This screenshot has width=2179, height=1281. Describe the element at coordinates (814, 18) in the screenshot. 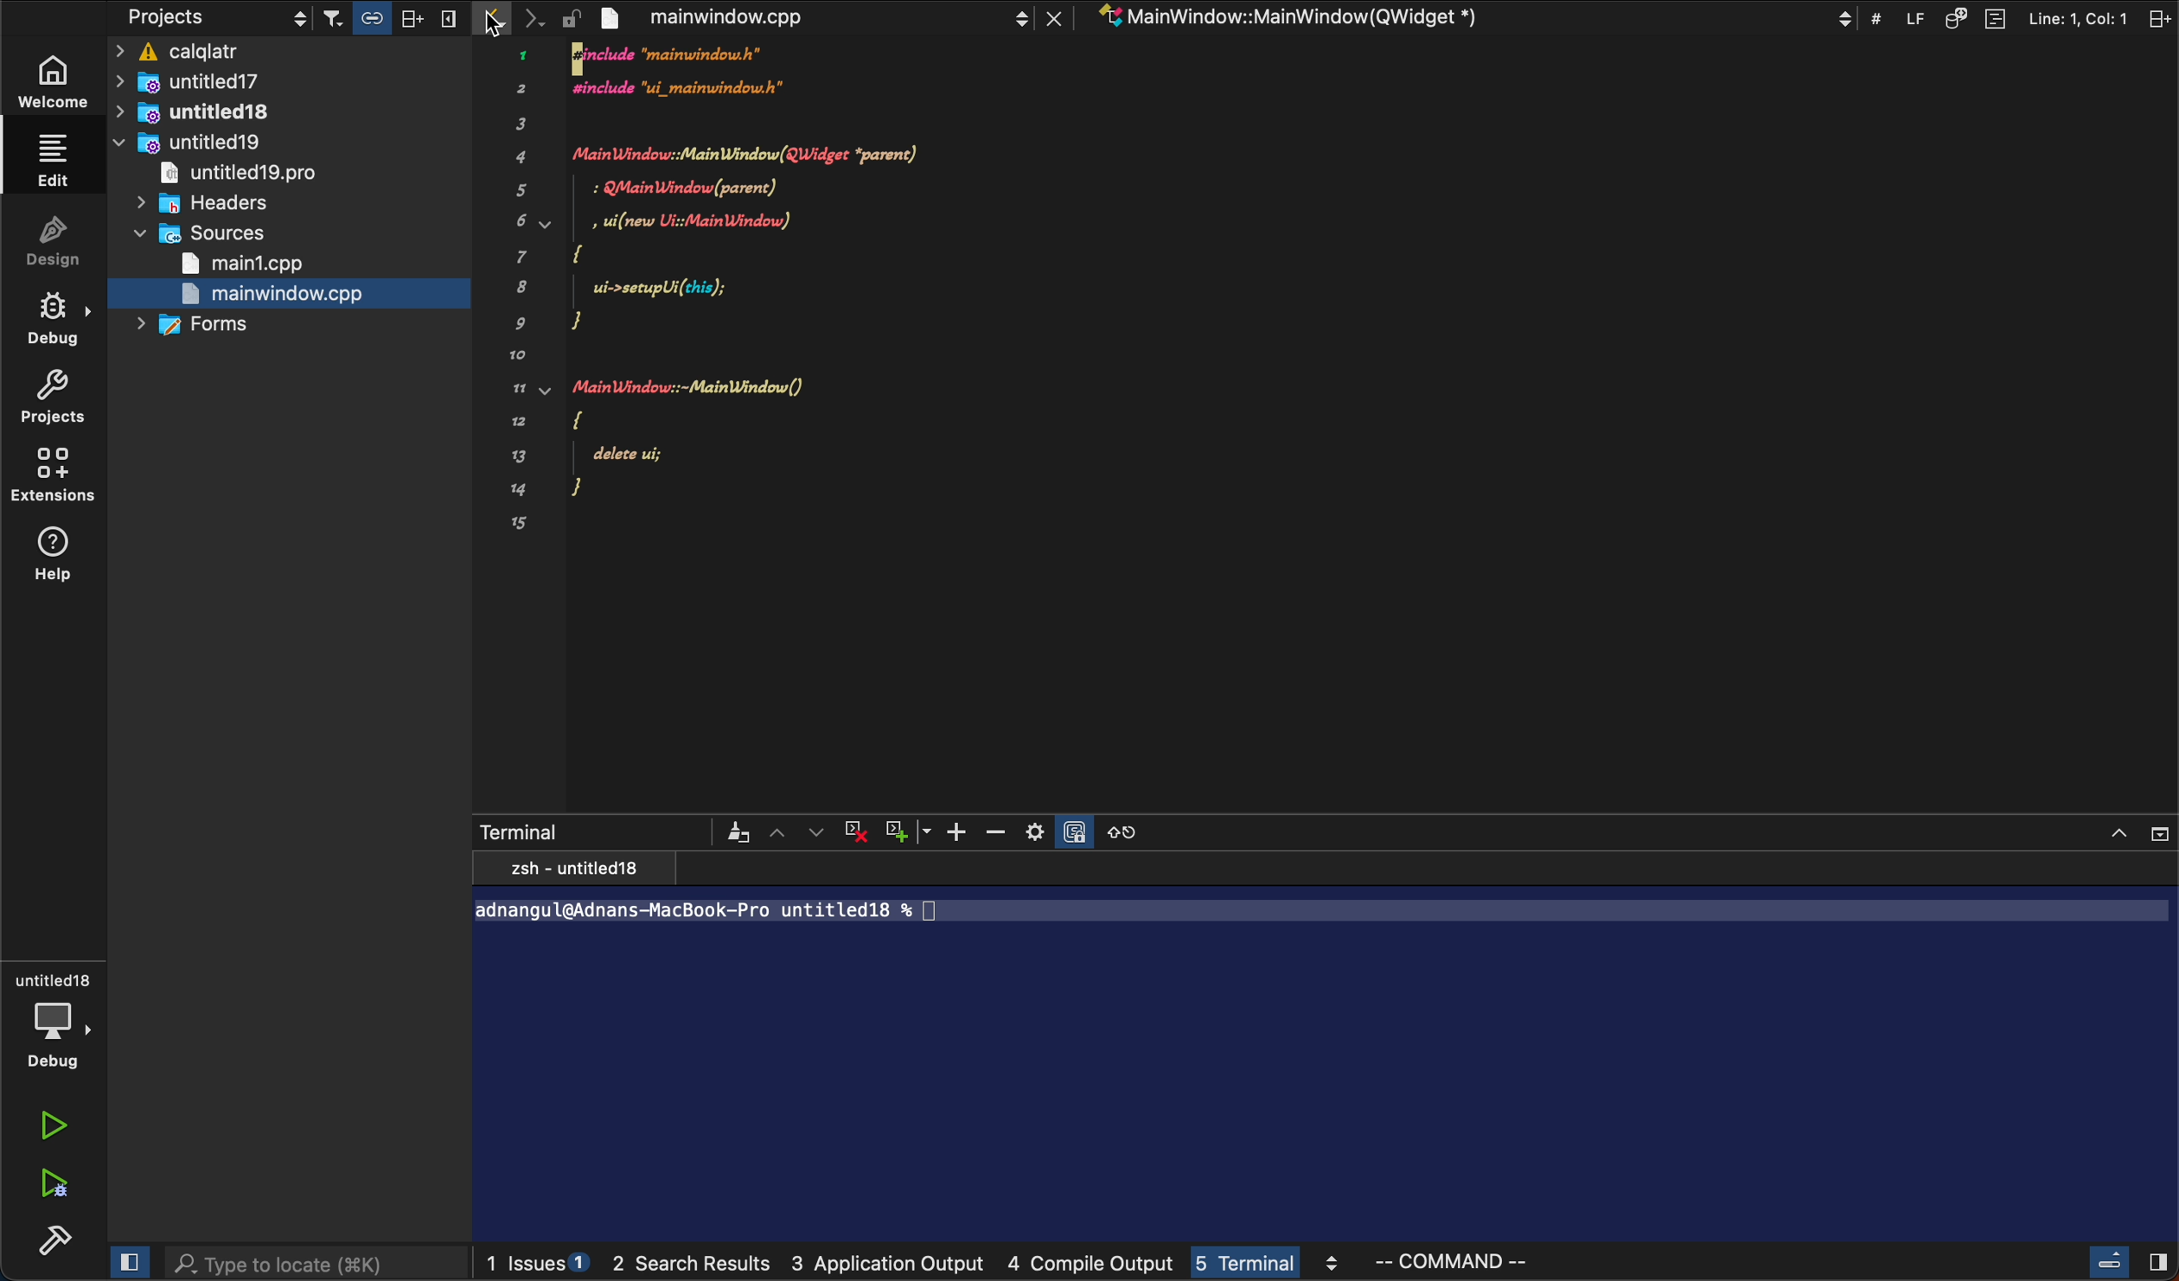

I see `file tab` at that location.